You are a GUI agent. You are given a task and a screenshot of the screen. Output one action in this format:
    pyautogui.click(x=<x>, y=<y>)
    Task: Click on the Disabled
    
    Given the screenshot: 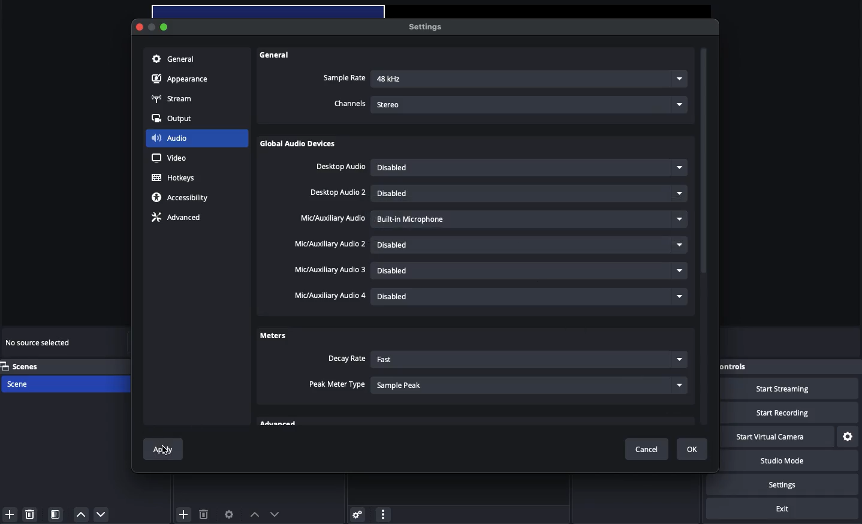 What is the action you would take?
    pyautogui.click(x=532, y=193)
    